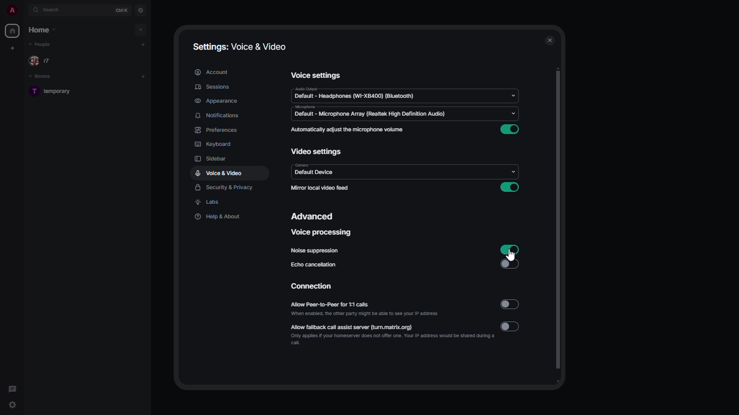  I want to click on microphone default, so click(369, 112).